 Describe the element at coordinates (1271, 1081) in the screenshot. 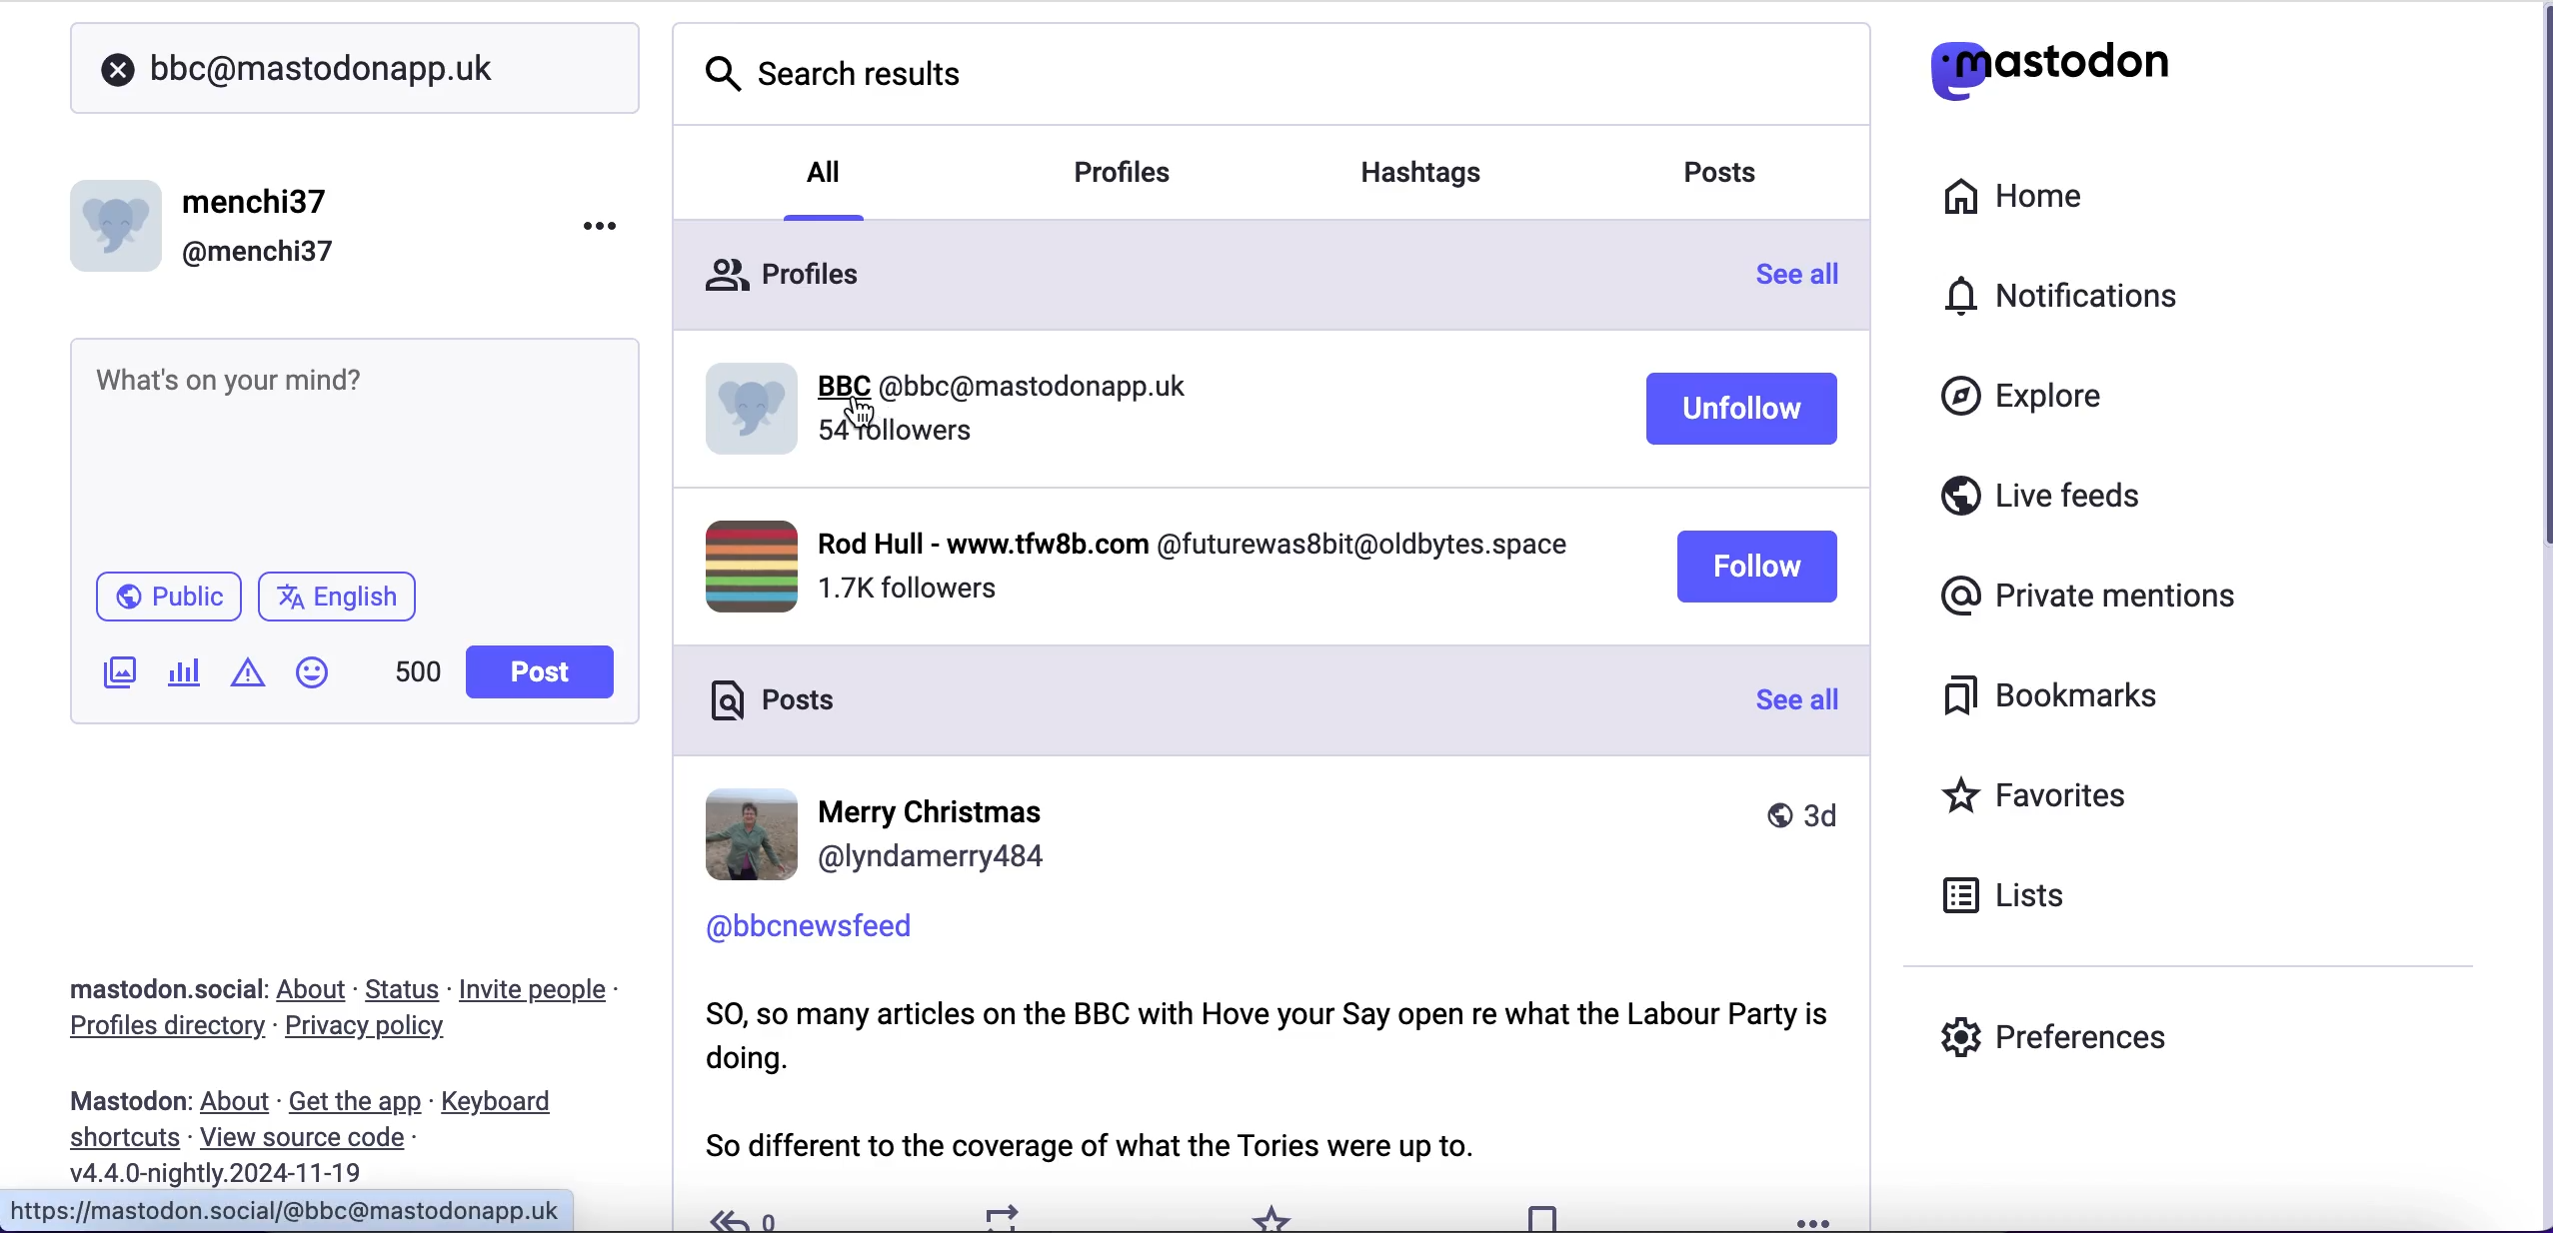

I see `message` at that location.